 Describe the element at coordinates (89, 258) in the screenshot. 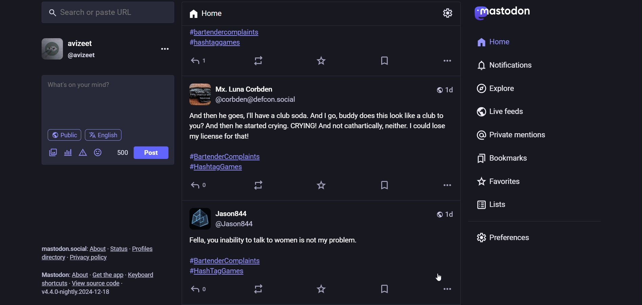

I see `privacy policy` at that location.